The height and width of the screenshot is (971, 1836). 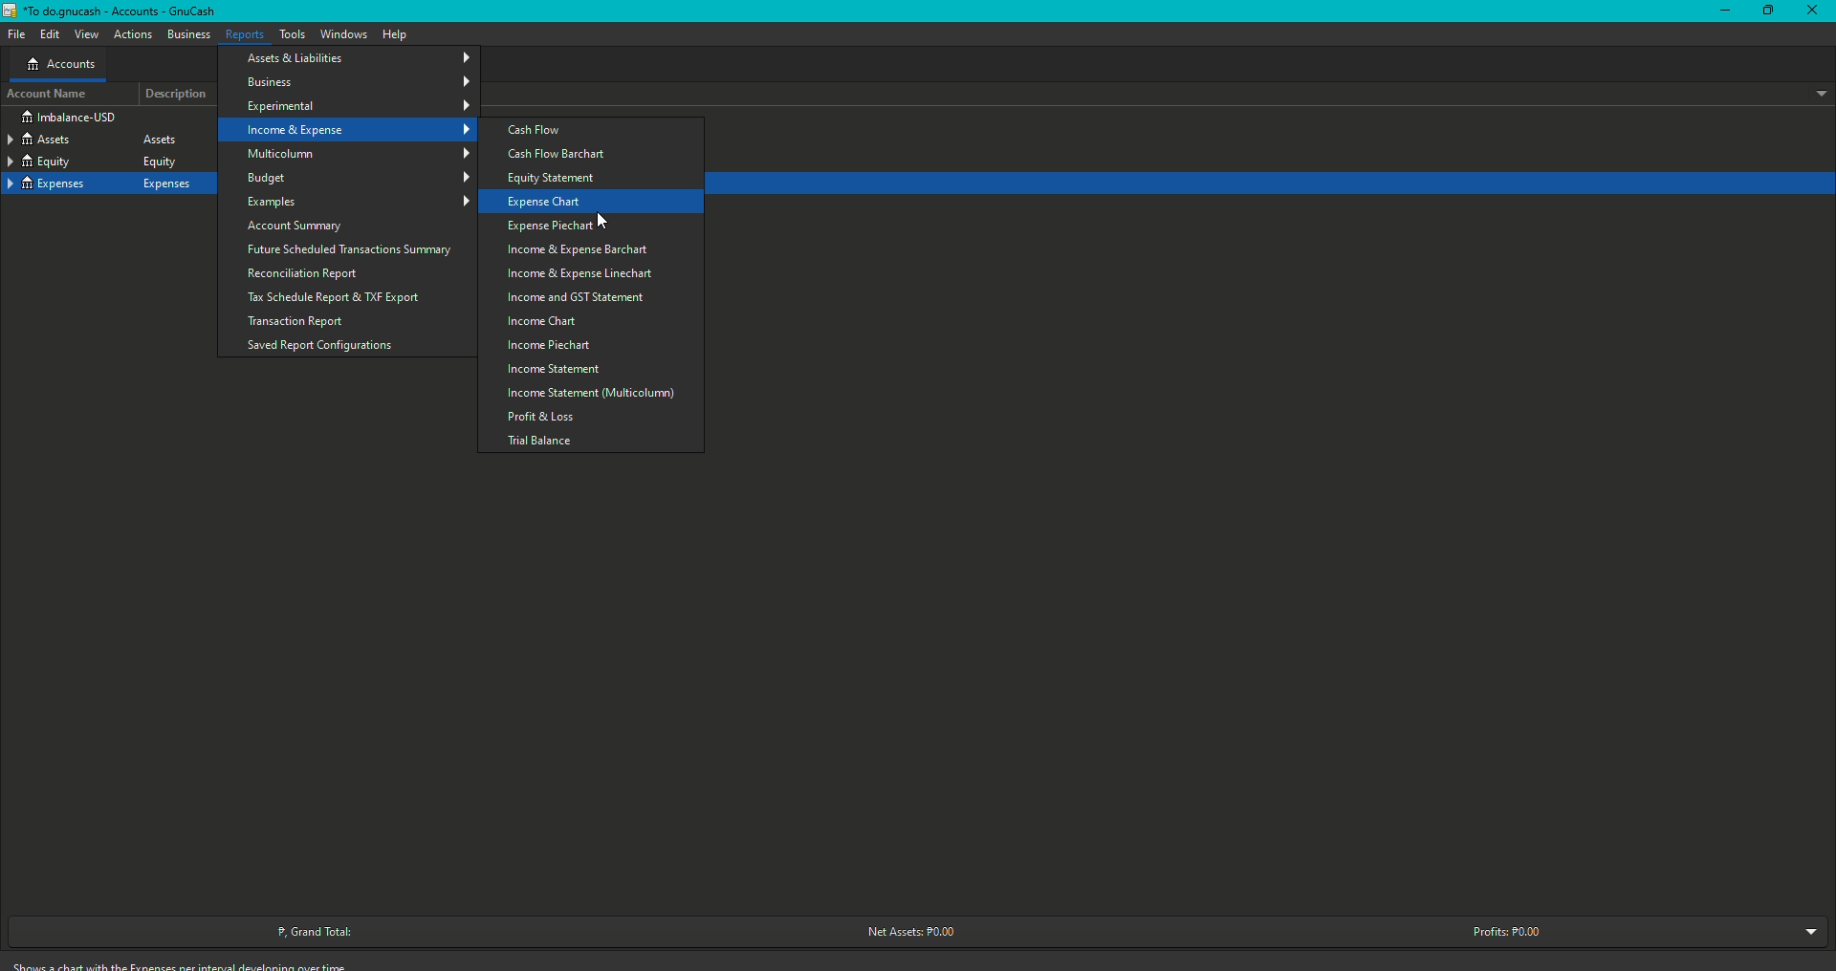 I want to click on Cash Flow, so click(x=534, y=132).